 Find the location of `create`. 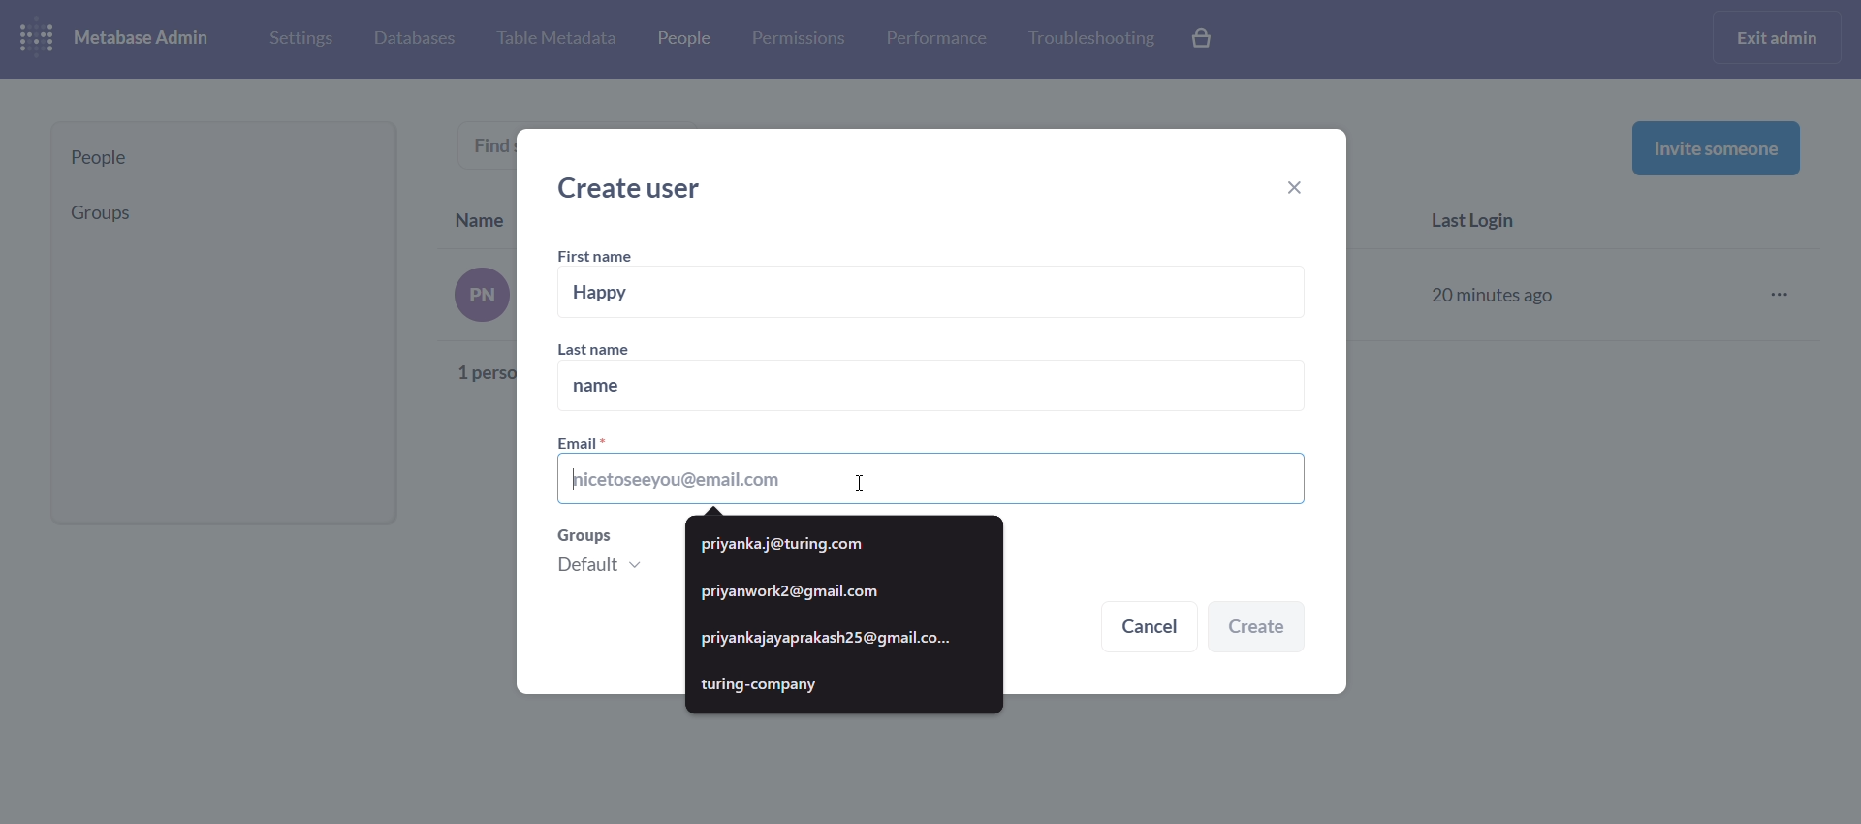

create is located at coordinates (1257, 628).